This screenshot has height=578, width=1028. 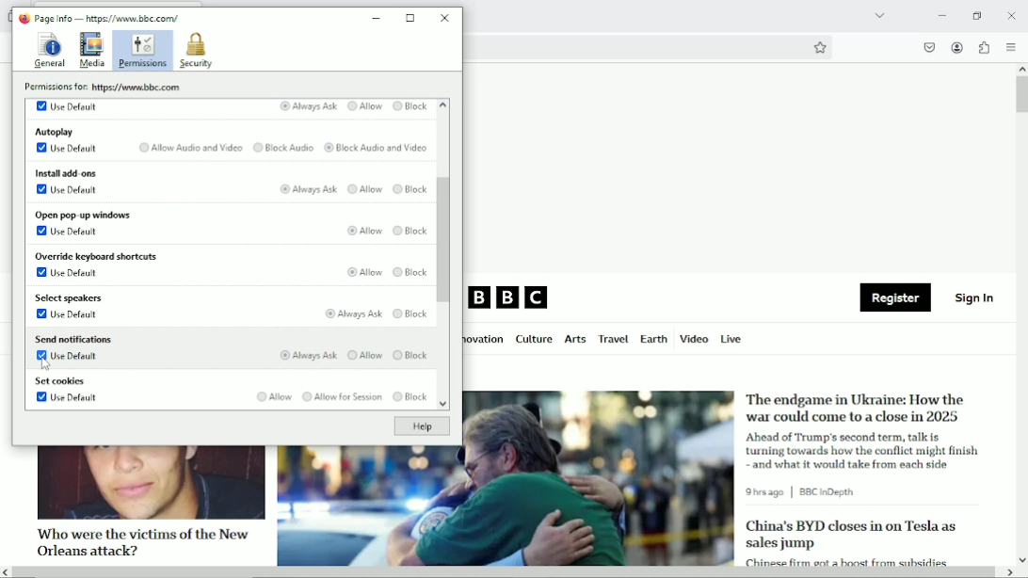 What do you see at coordinates (819, 47) in the screenshot?
I see `Bookmark this page` at bounding box center [819, 47].